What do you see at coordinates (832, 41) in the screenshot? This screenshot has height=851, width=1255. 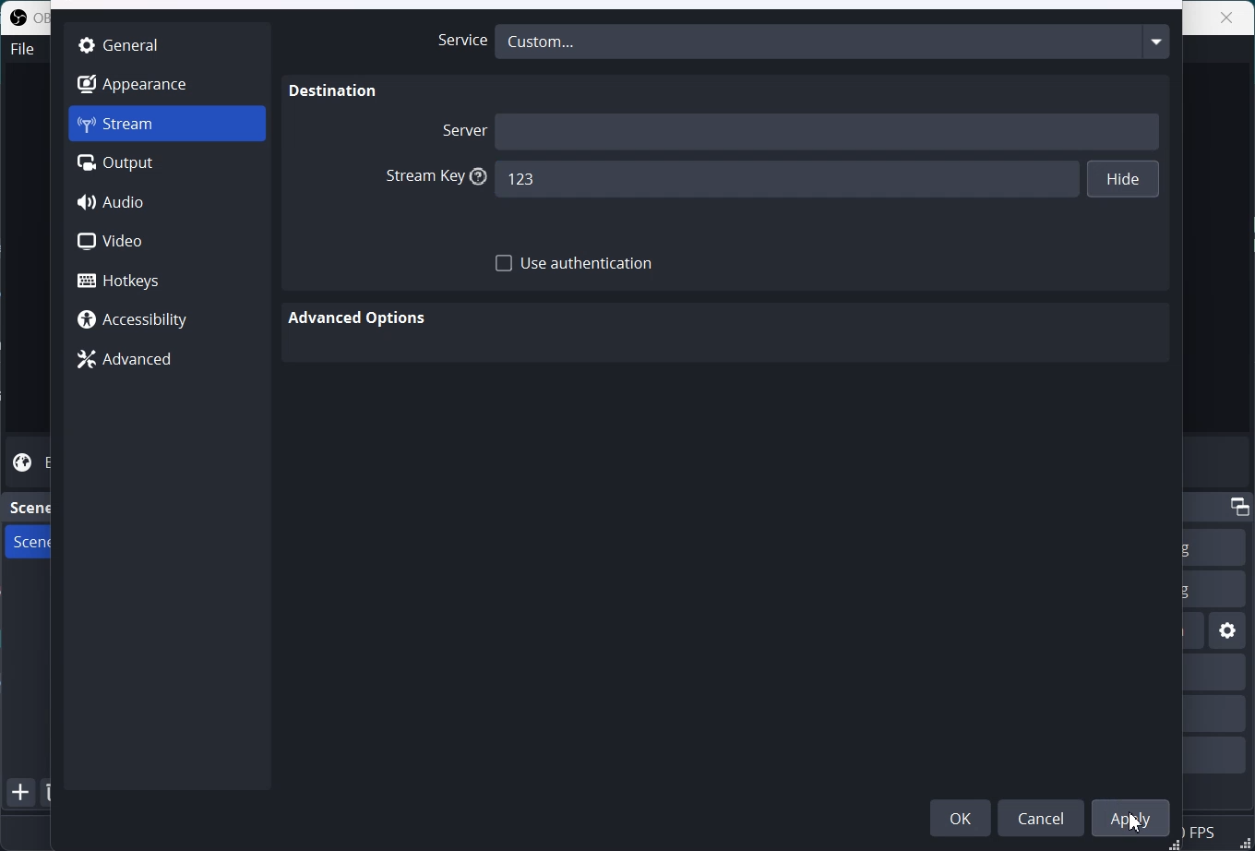 I see `Custom...` at bounding box center [832, 41].